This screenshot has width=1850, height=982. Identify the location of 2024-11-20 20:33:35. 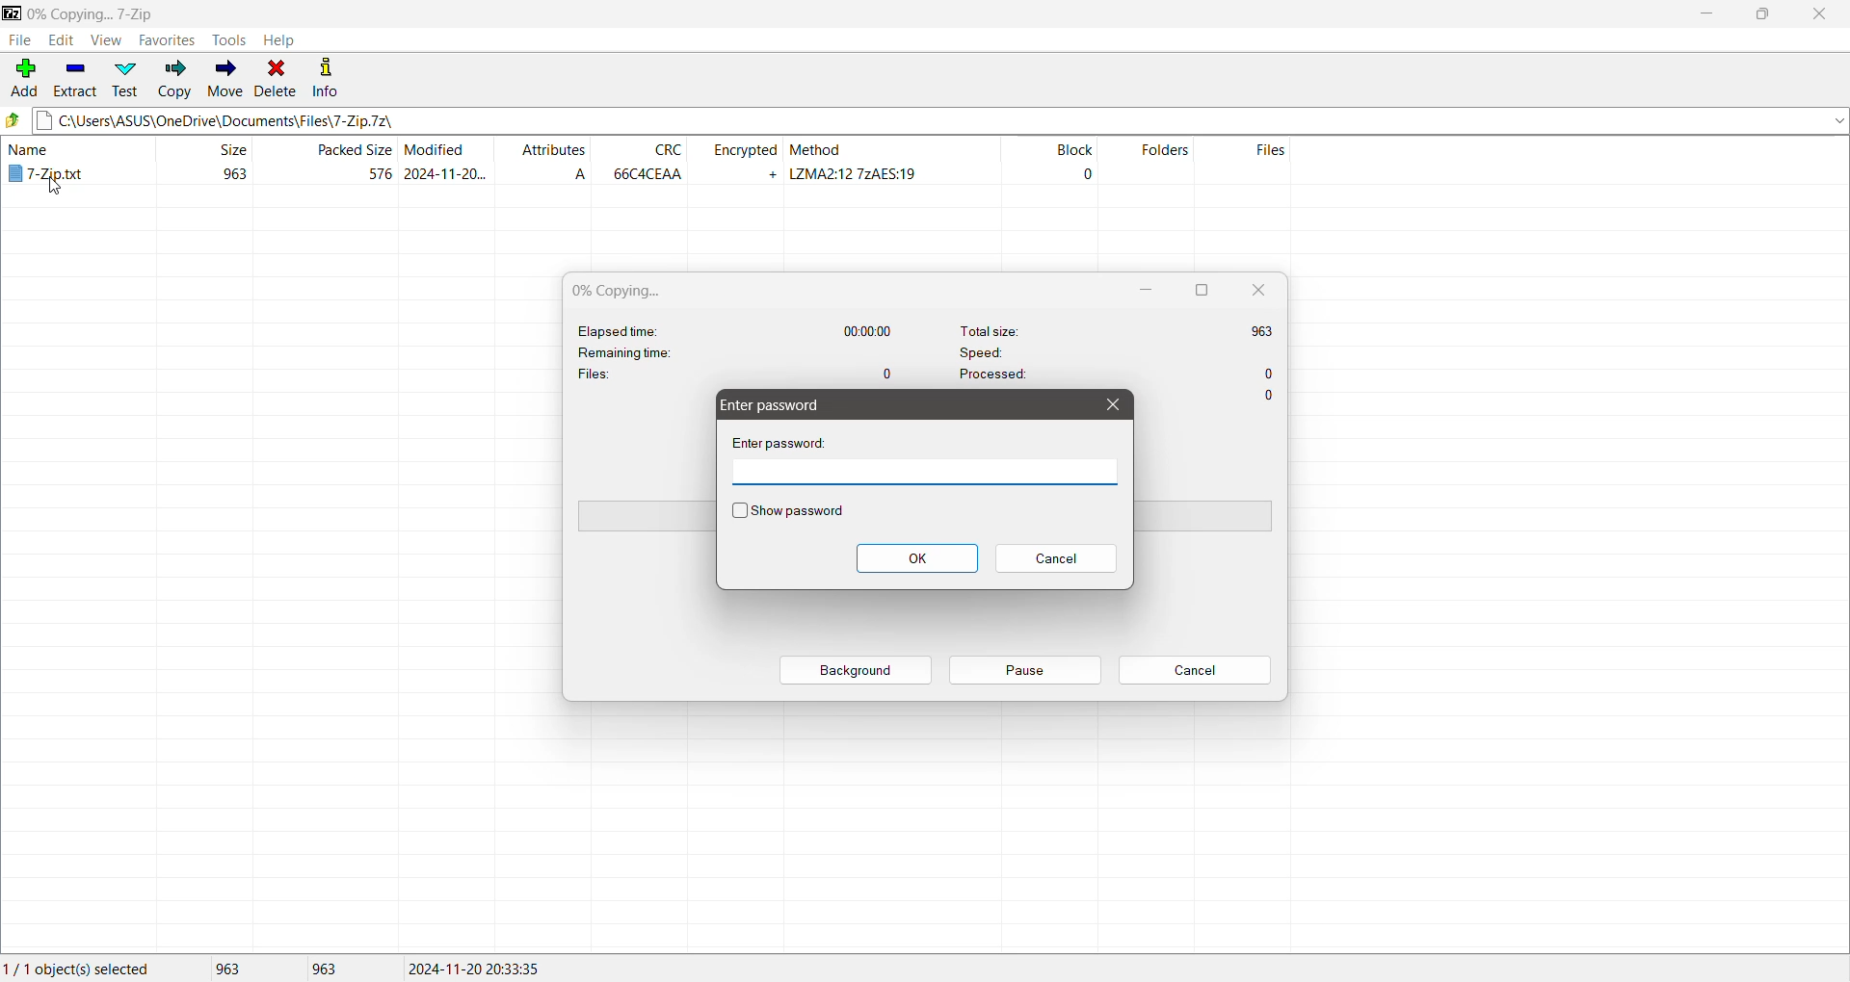
(480, 967).